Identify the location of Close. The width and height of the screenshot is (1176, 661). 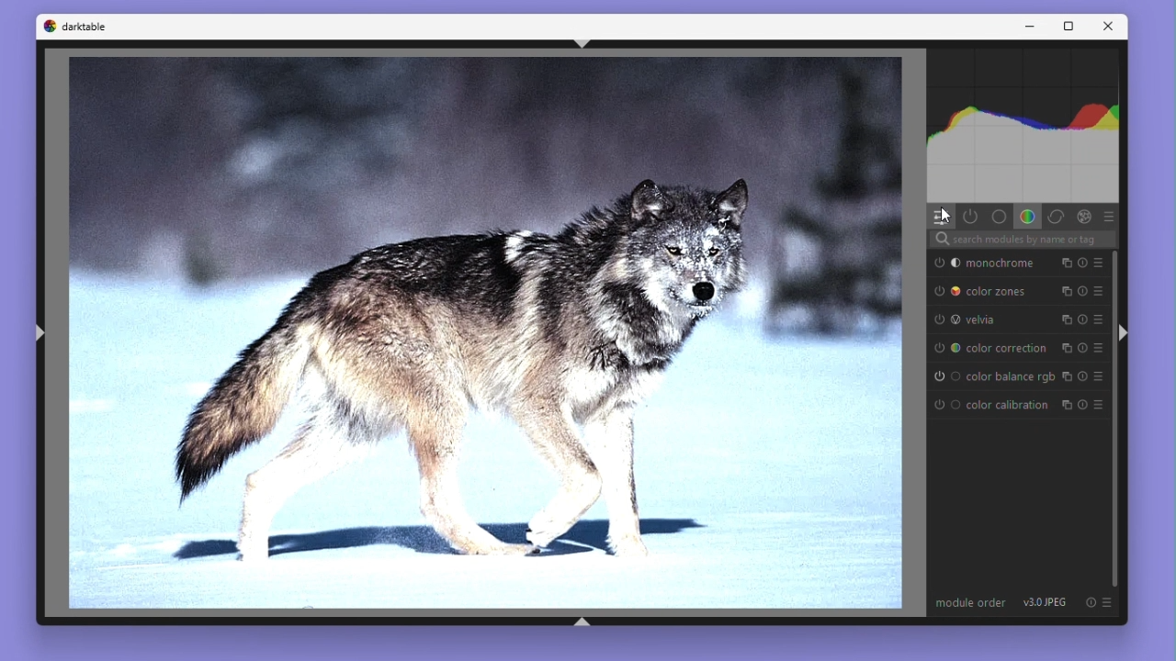
(1107, 28).